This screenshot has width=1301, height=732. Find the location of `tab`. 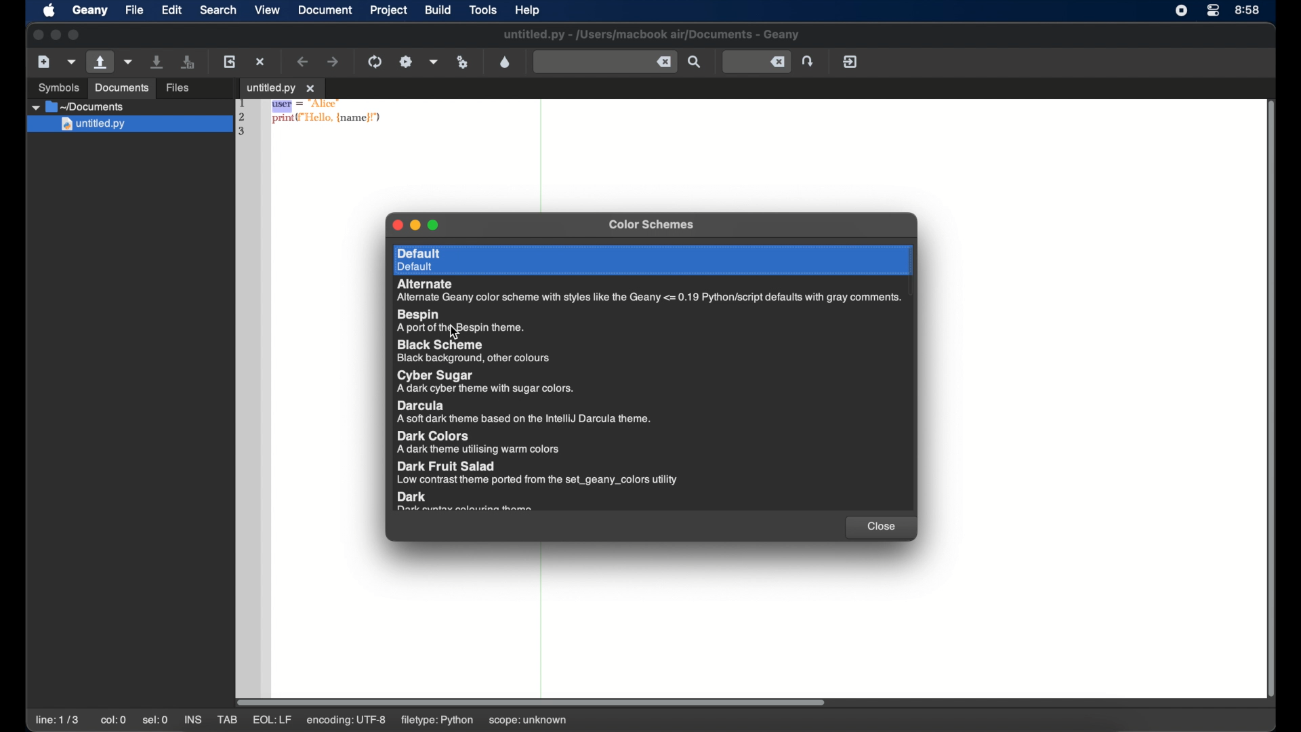

tab is located at coordinates (282, 89).